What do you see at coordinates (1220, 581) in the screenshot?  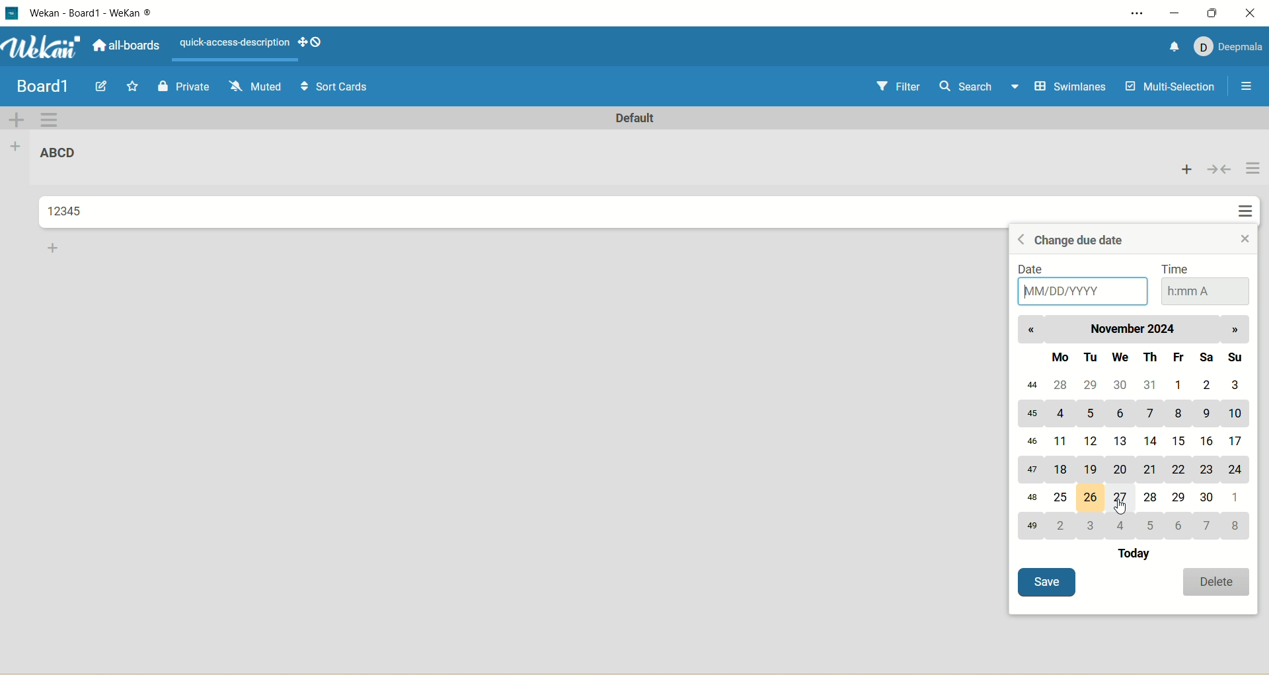 I see `delete` at bounding box center [1220, 581].